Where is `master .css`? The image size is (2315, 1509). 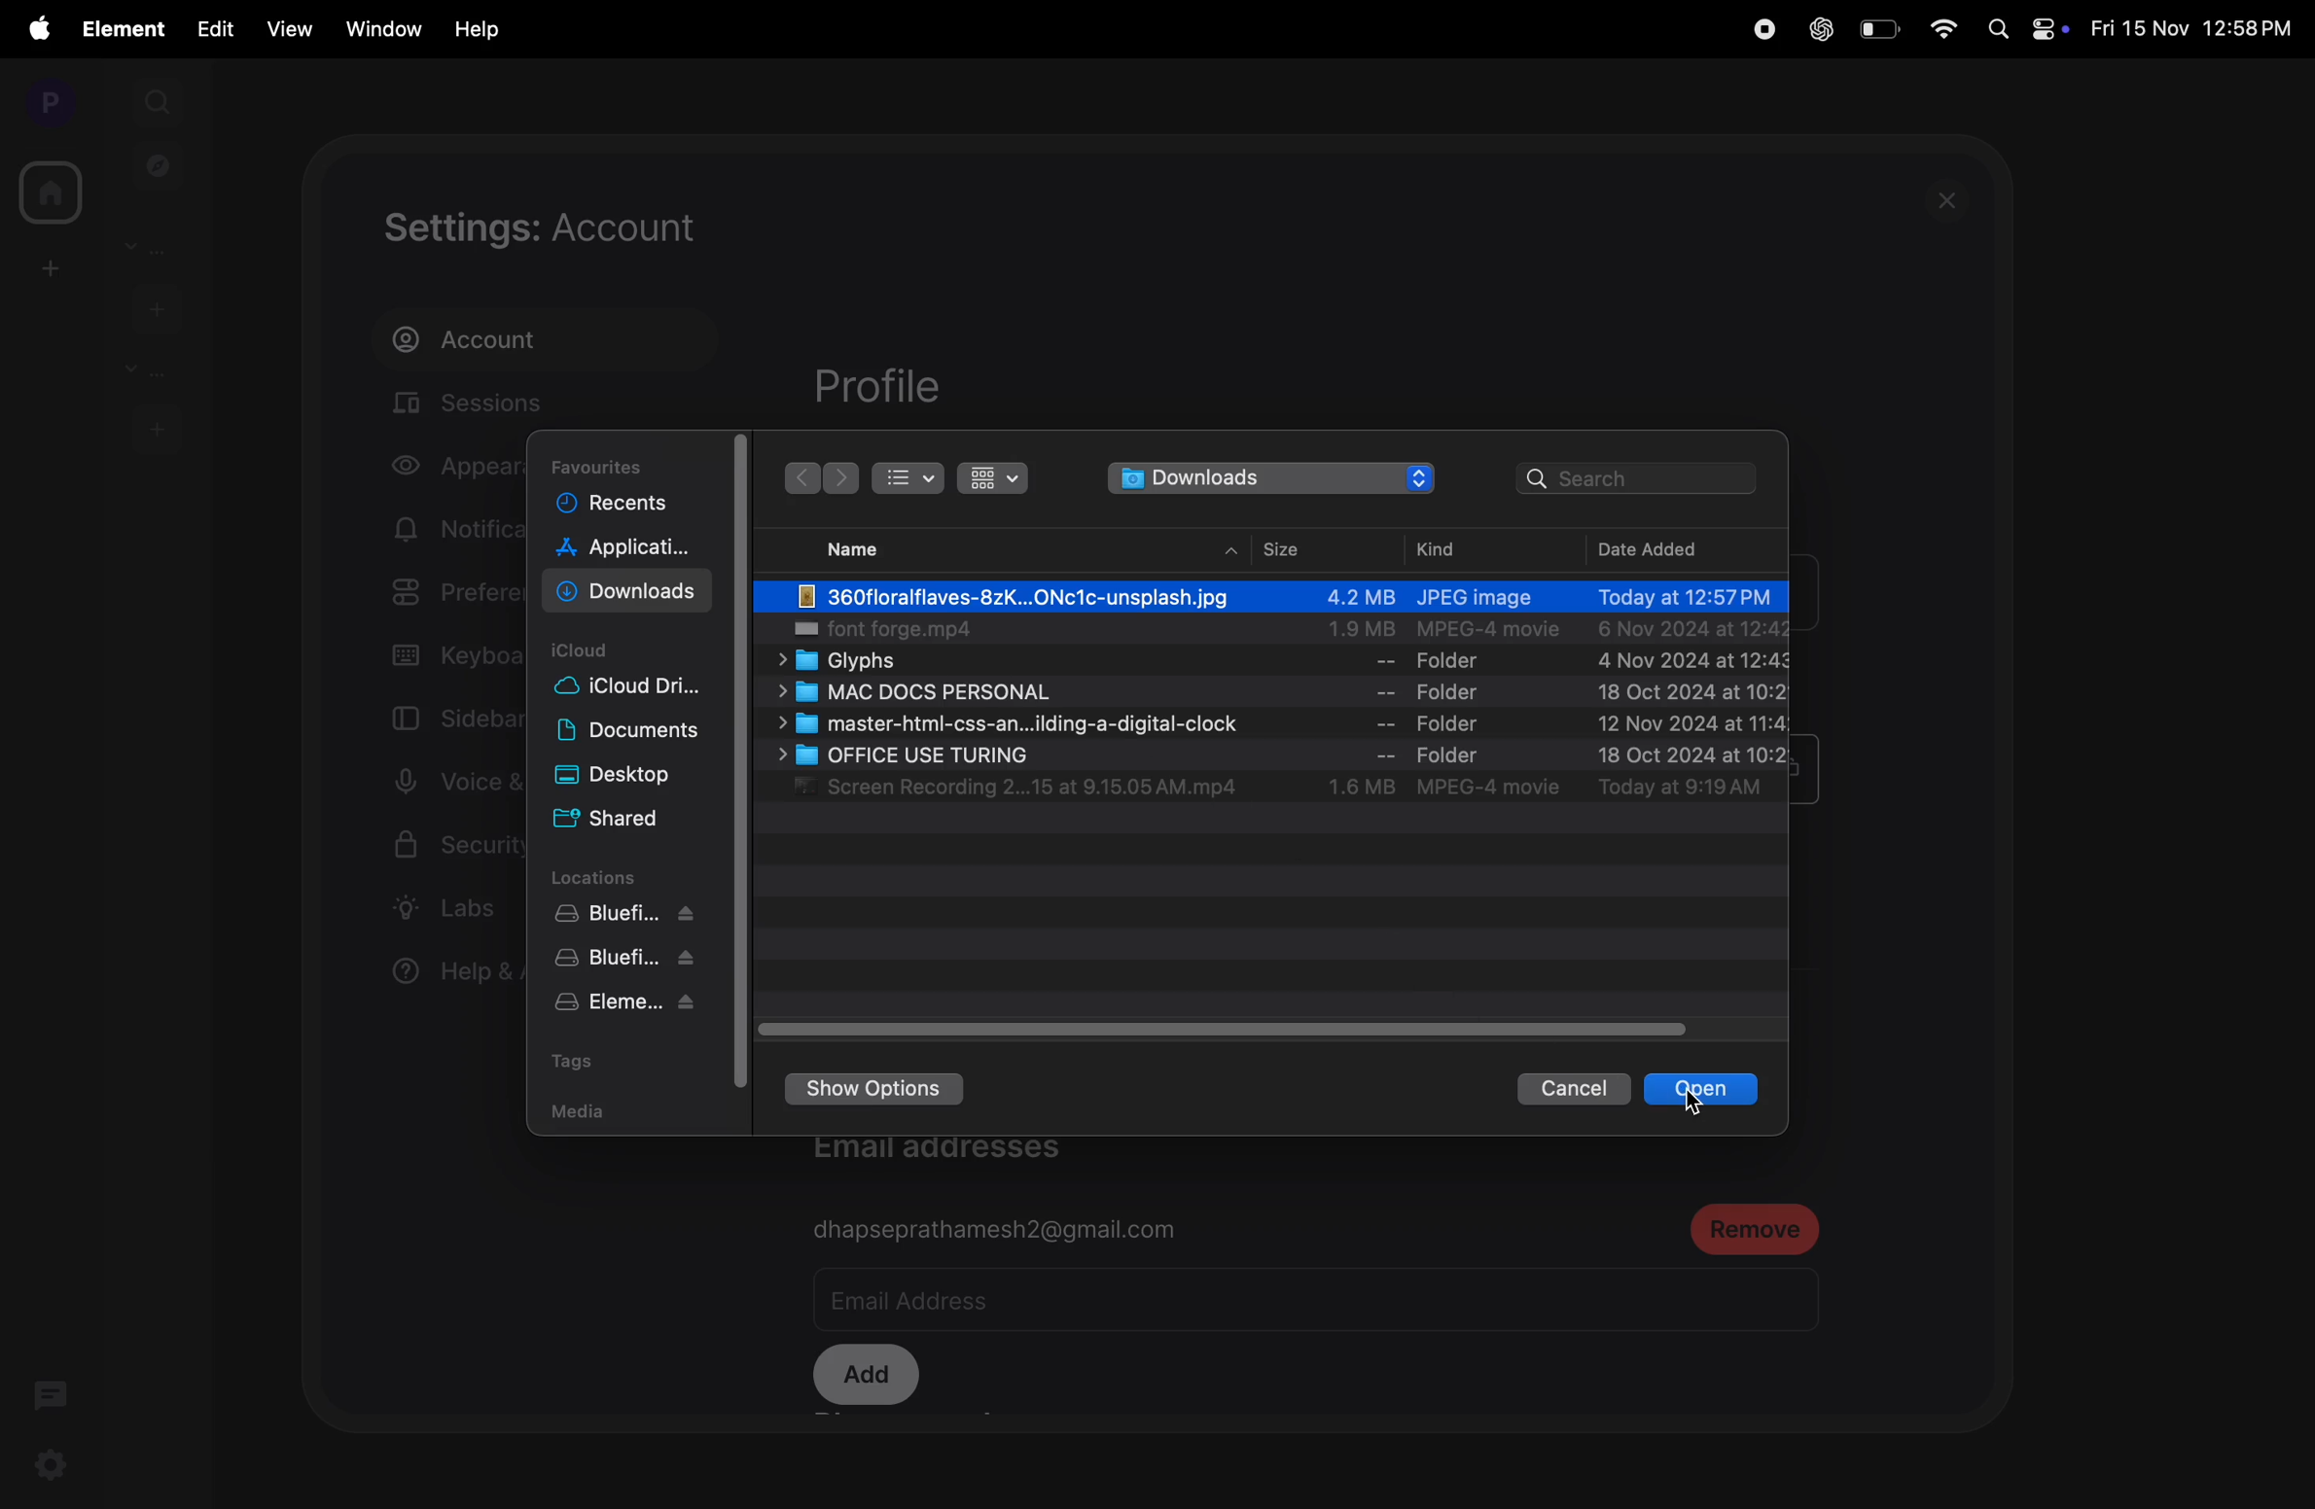
master .css is located at coordinates (1274, 726).